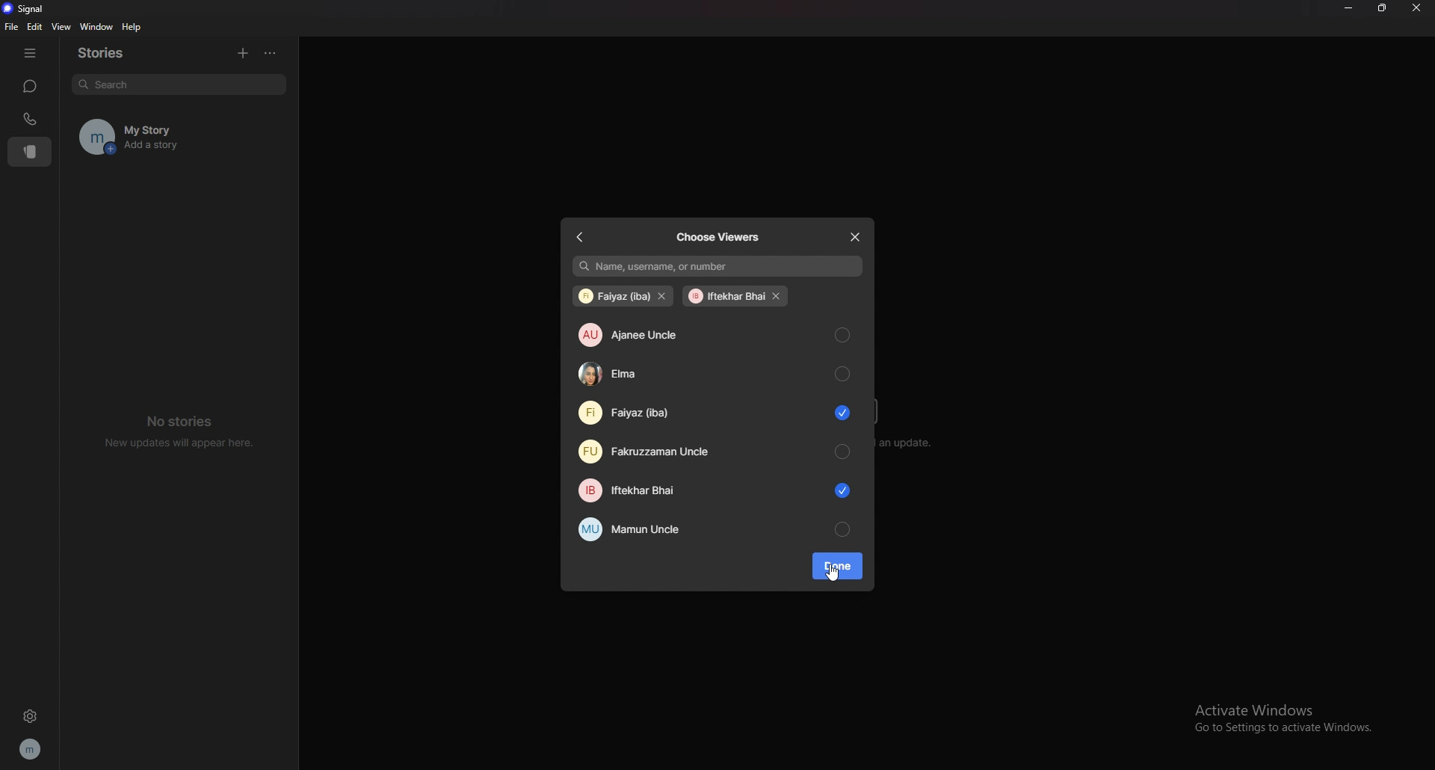 The width and height of the screenshot is (1435, 770). What do you see at coordinates (871, 395) in the screenshot?
I see `scroll bar` at bounding box center [871, 395].